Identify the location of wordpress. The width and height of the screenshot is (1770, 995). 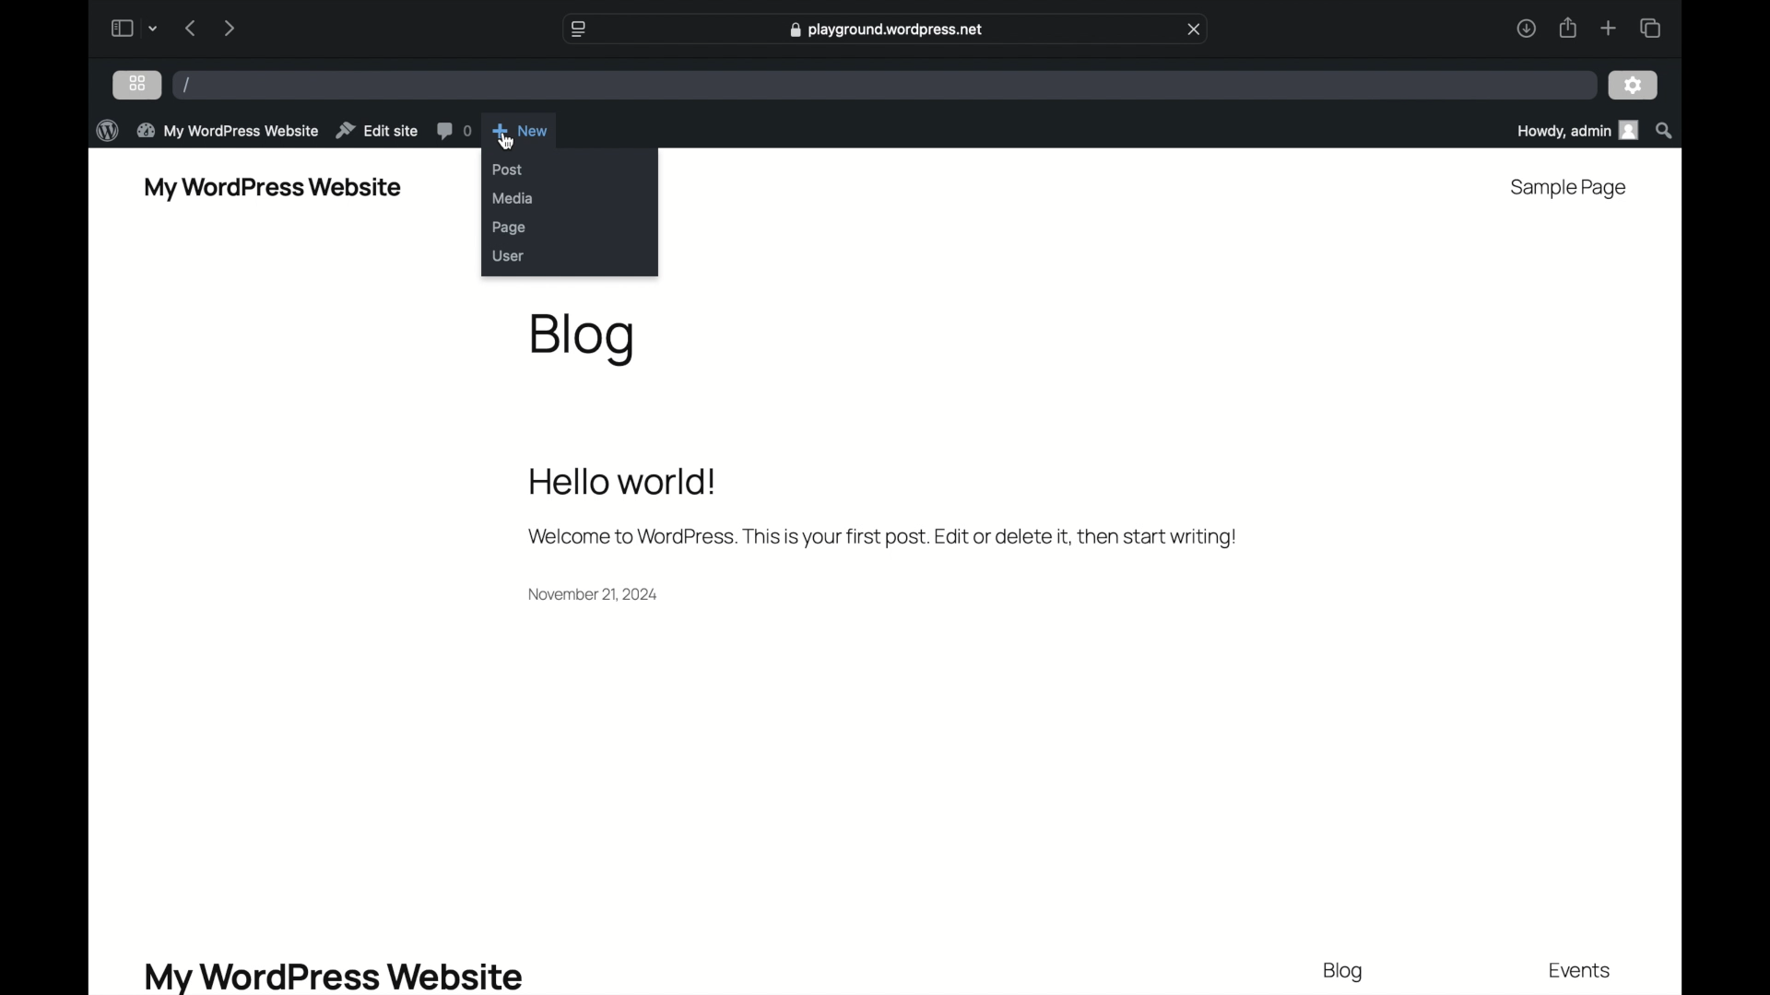
(107, 130).